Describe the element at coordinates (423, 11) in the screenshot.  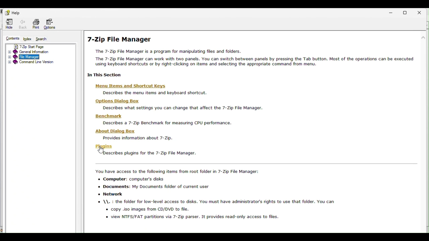
I see `Close` at that location.